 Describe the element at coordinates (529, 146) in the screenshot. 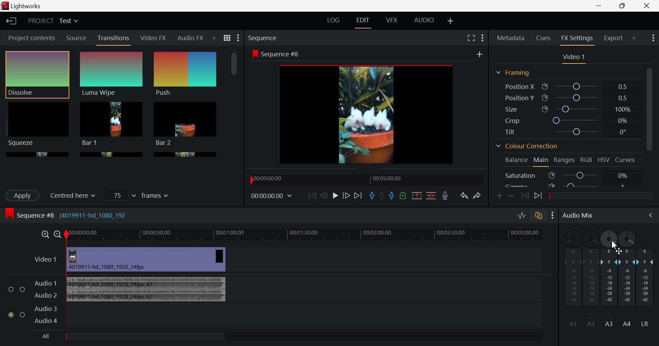

I see `Colour Correction` at that location.